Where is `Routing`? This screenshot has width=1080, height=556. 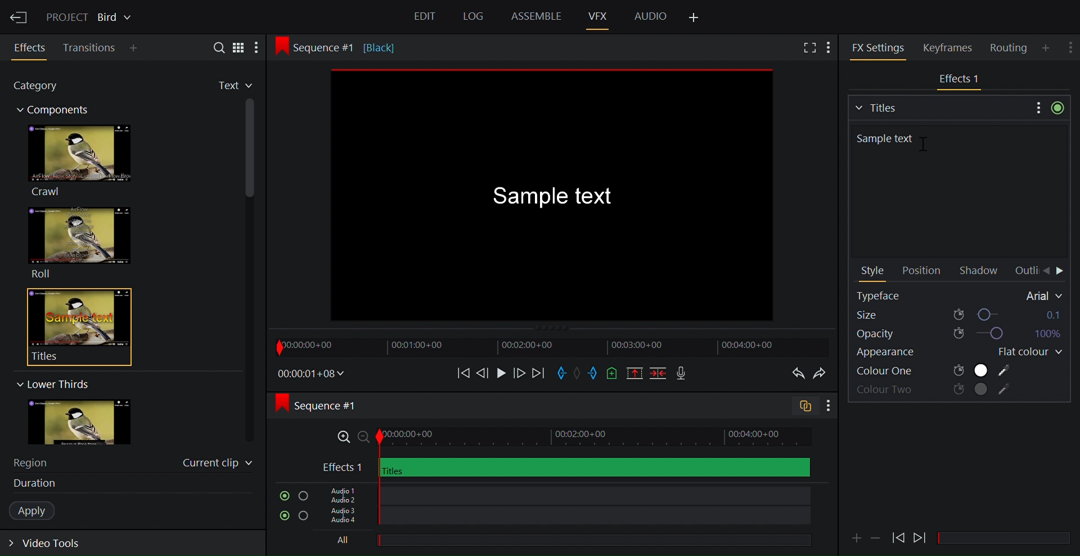
Routing is located at coordinates (1010, 48).